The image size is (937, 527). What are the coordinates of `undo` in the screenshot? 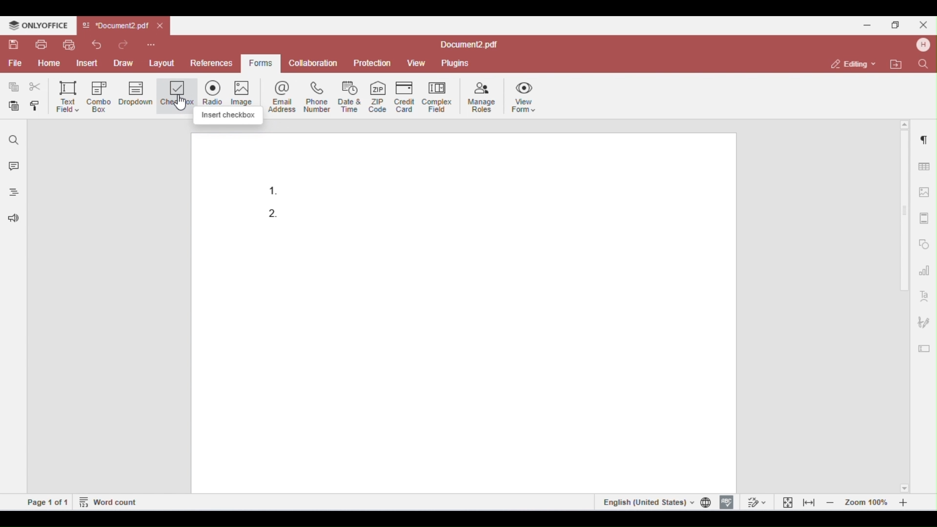 It's located at (97, 44).